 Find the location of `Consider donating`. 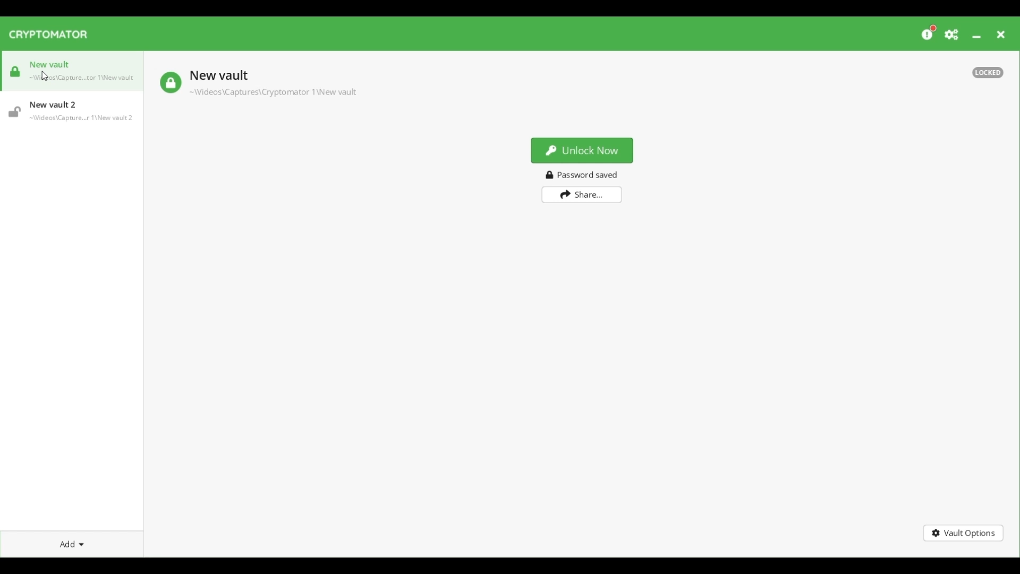

Consider donating is located at coordinates (930, 32).